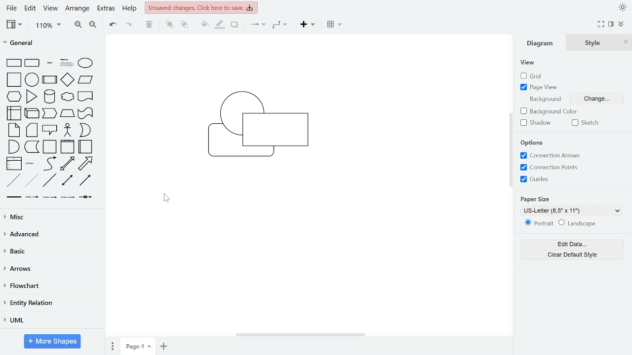 The image size is (632, 355). I want to click on hexagon, so click(14, 97).